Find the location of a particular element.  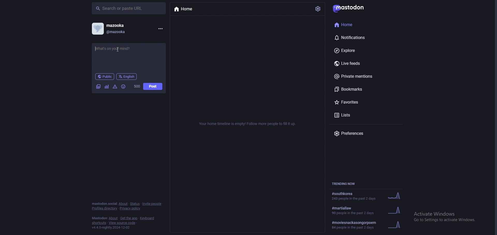

live feeds is located at coordinates (359, 63).